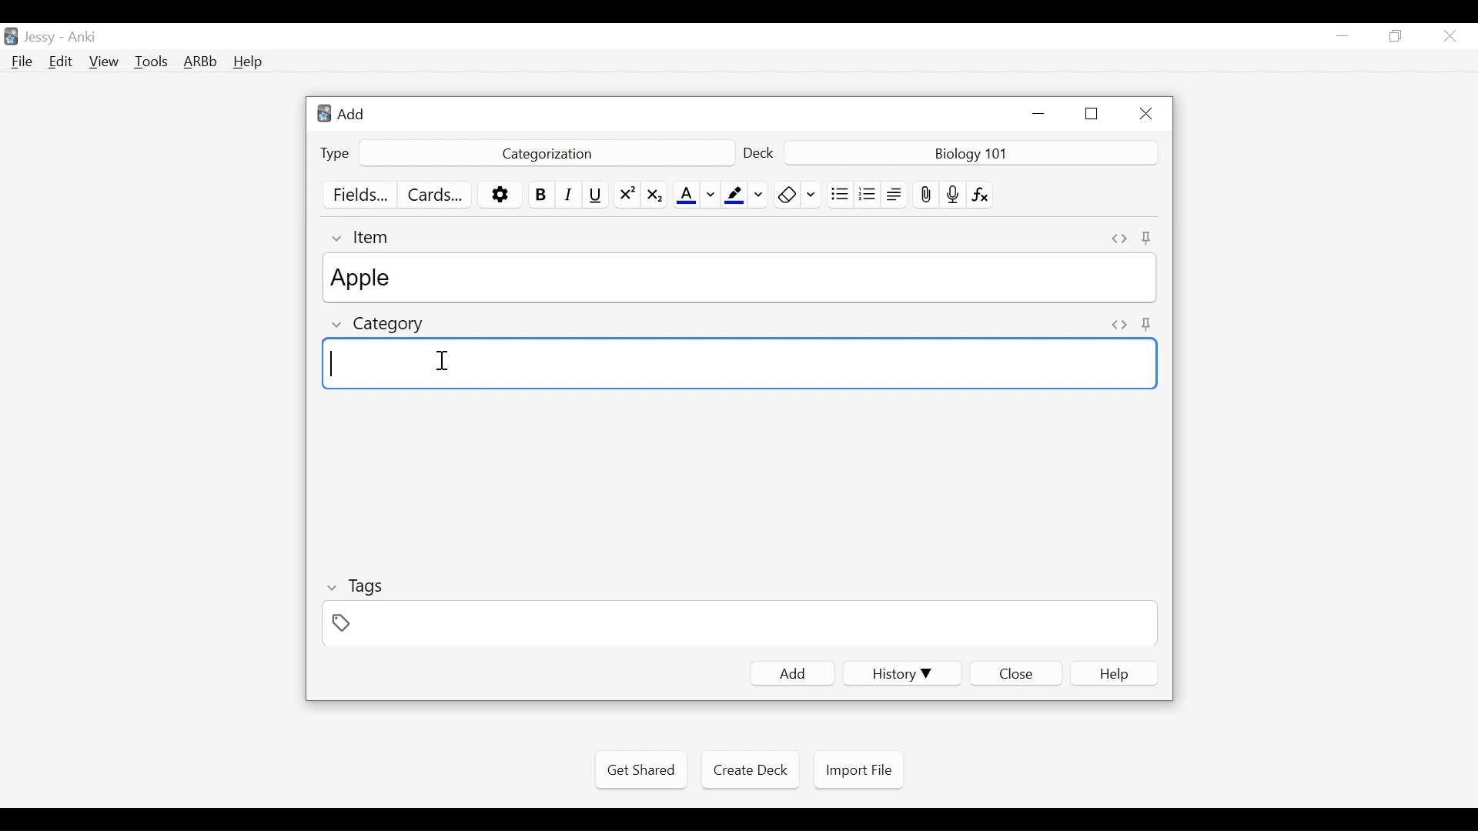 The width and height of the screenshot is (1478, 831). Describe the element at coordinates (1149, 239) in the screenshot. I see `Toggle Sticky` at that location.